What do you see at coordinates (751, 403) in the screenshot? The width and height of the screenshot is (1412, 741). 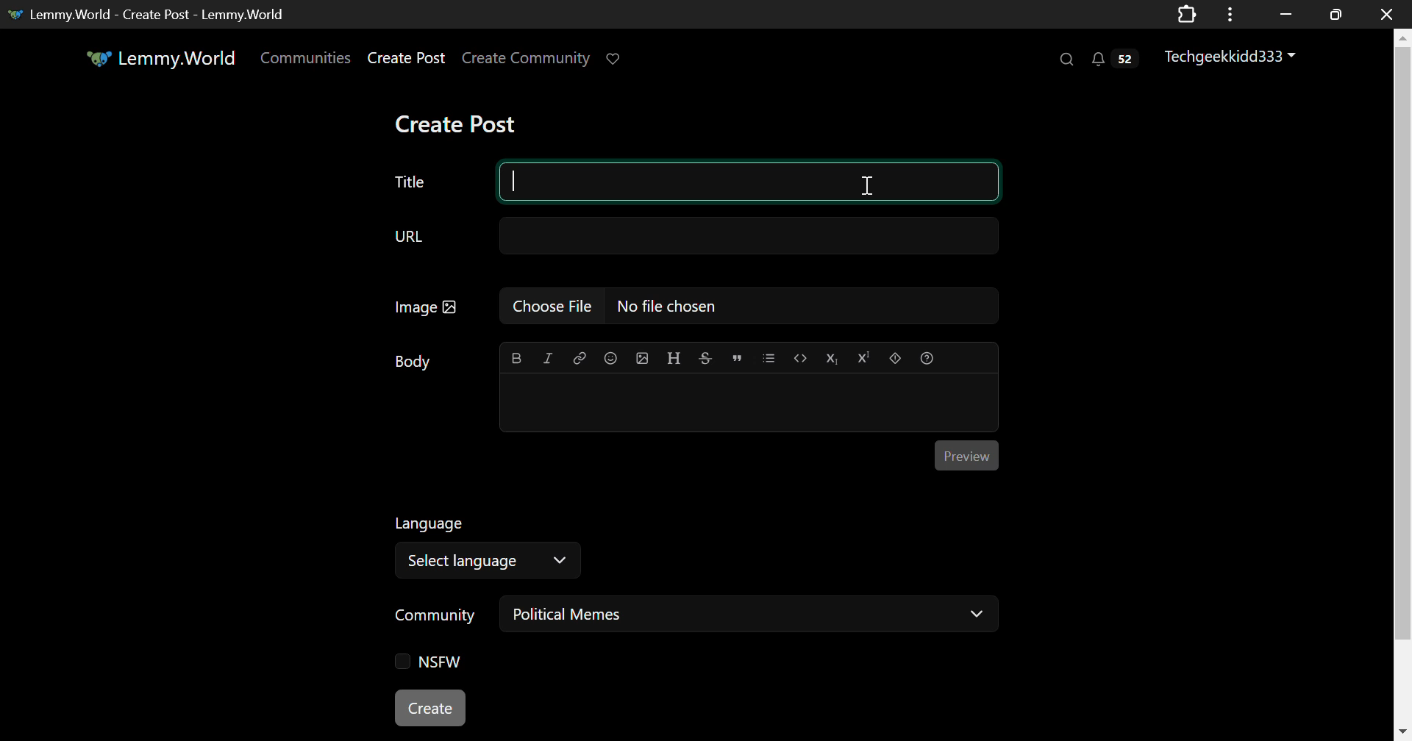 I see `Post Body Textbox` at bounding box center [751, 403].